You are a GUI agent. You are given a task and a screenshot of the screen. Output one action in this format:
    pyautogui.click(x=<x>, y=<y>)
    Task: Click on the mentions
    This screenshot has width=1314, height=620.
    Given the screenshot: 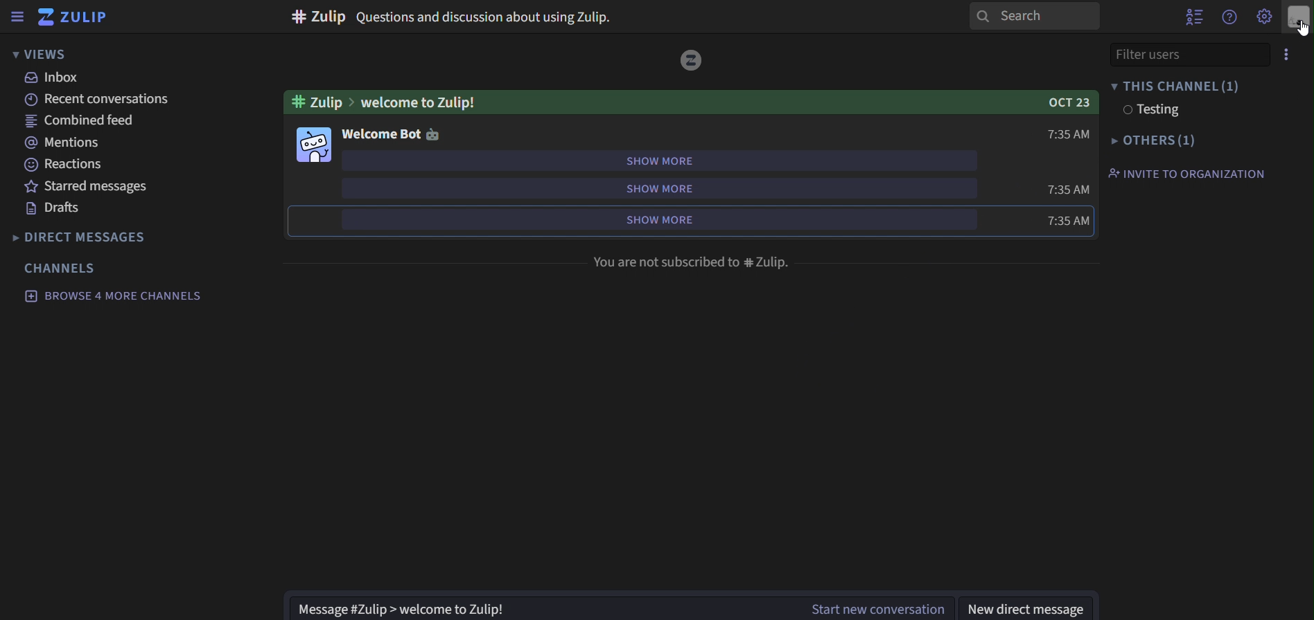 What is the action you would take?
    pyautogui.click(x=61, y=142)
    